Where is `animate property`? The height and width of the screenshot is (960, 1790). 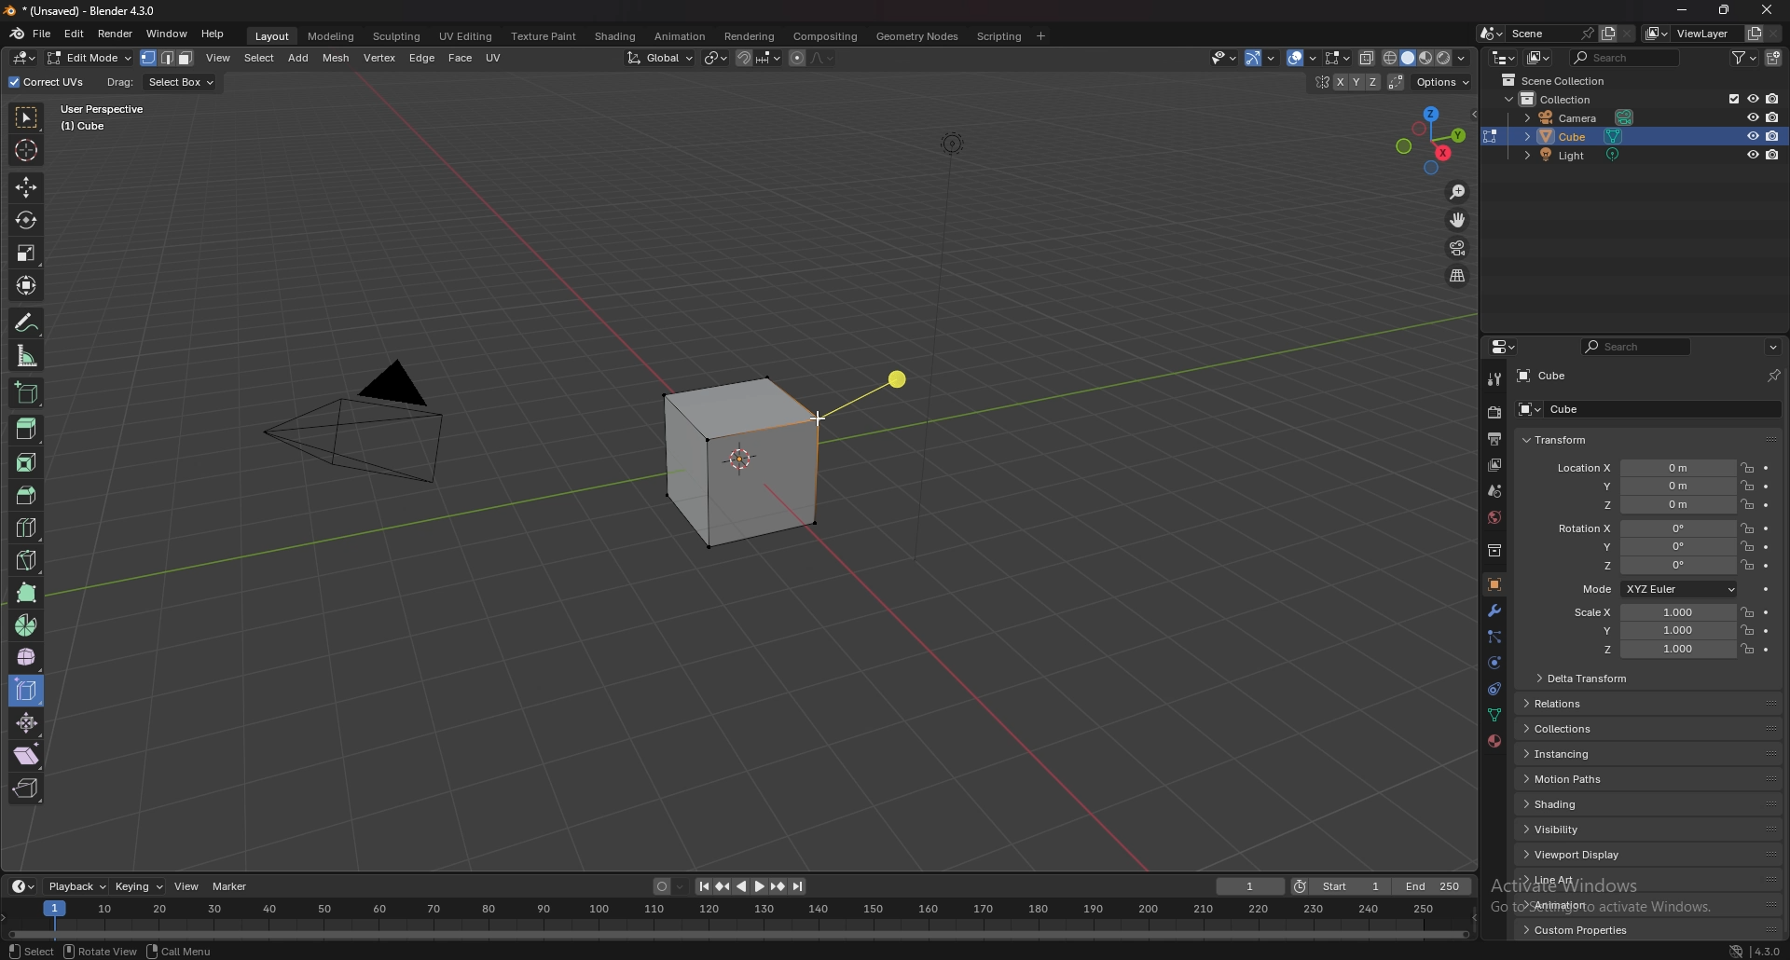
animate property is located at coordinates (1767, 487).